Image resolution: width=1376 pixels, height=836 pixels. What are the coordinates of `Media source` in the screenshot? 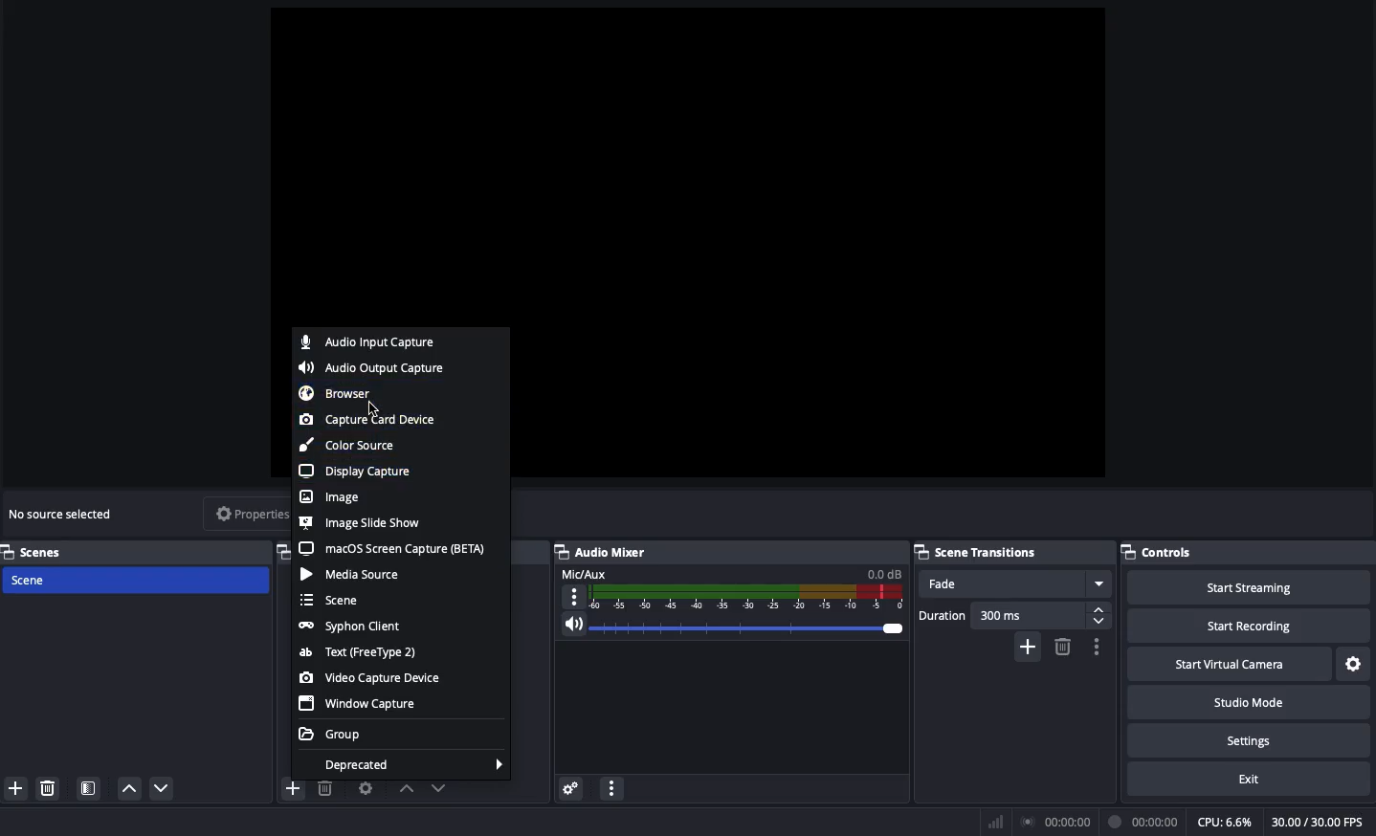 It's located at (351, 574).